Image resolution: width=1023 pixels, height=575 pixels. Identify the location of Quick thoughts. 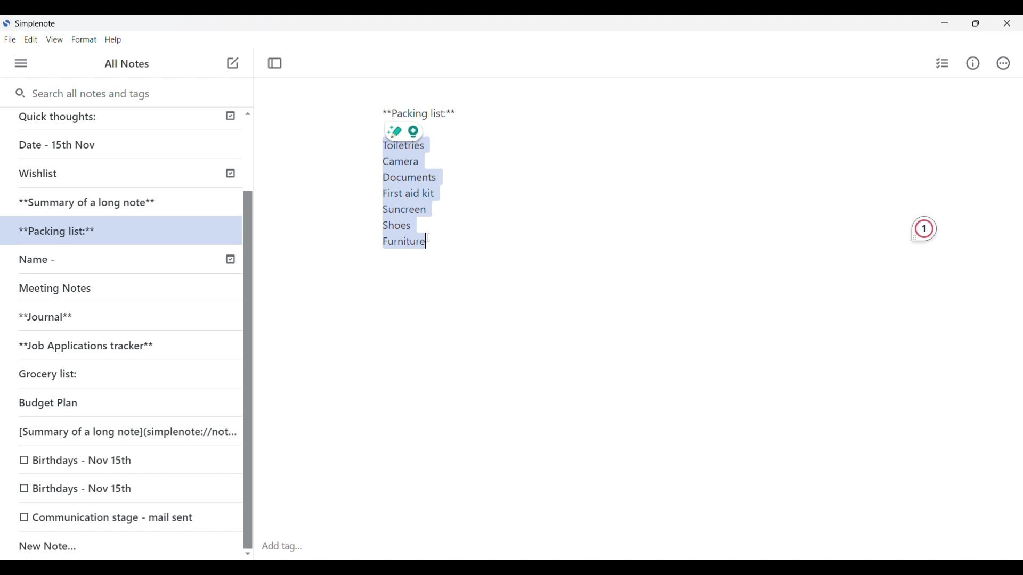
(101, 118).